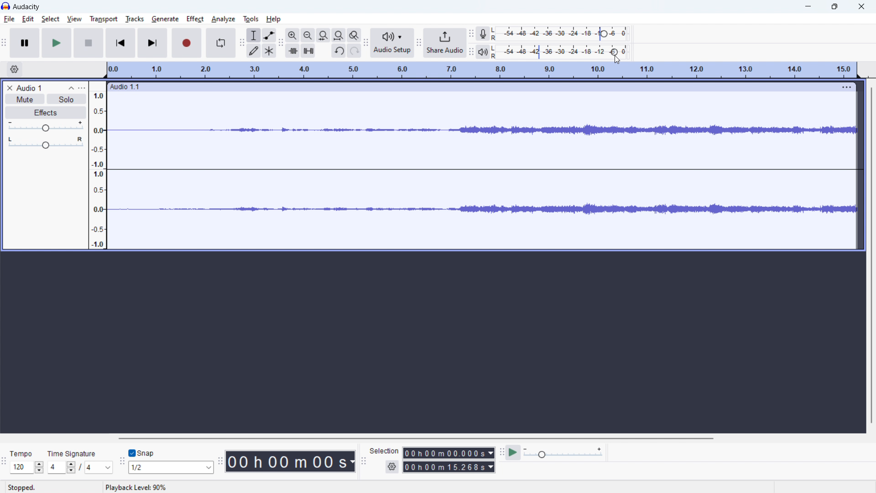 Image resolution: width=876 pixels, height=493 pixels. I want to click on multi tool, so click(269, 51).